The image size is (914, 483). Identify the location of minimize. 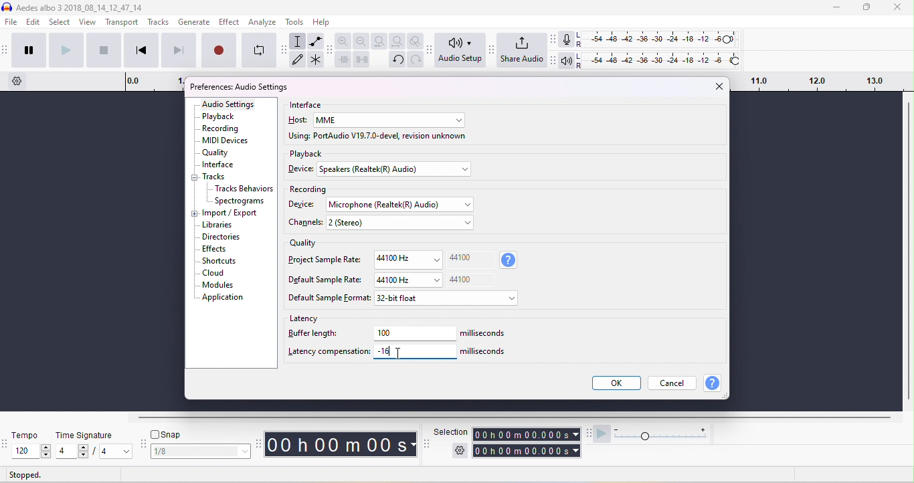
(834, 8).